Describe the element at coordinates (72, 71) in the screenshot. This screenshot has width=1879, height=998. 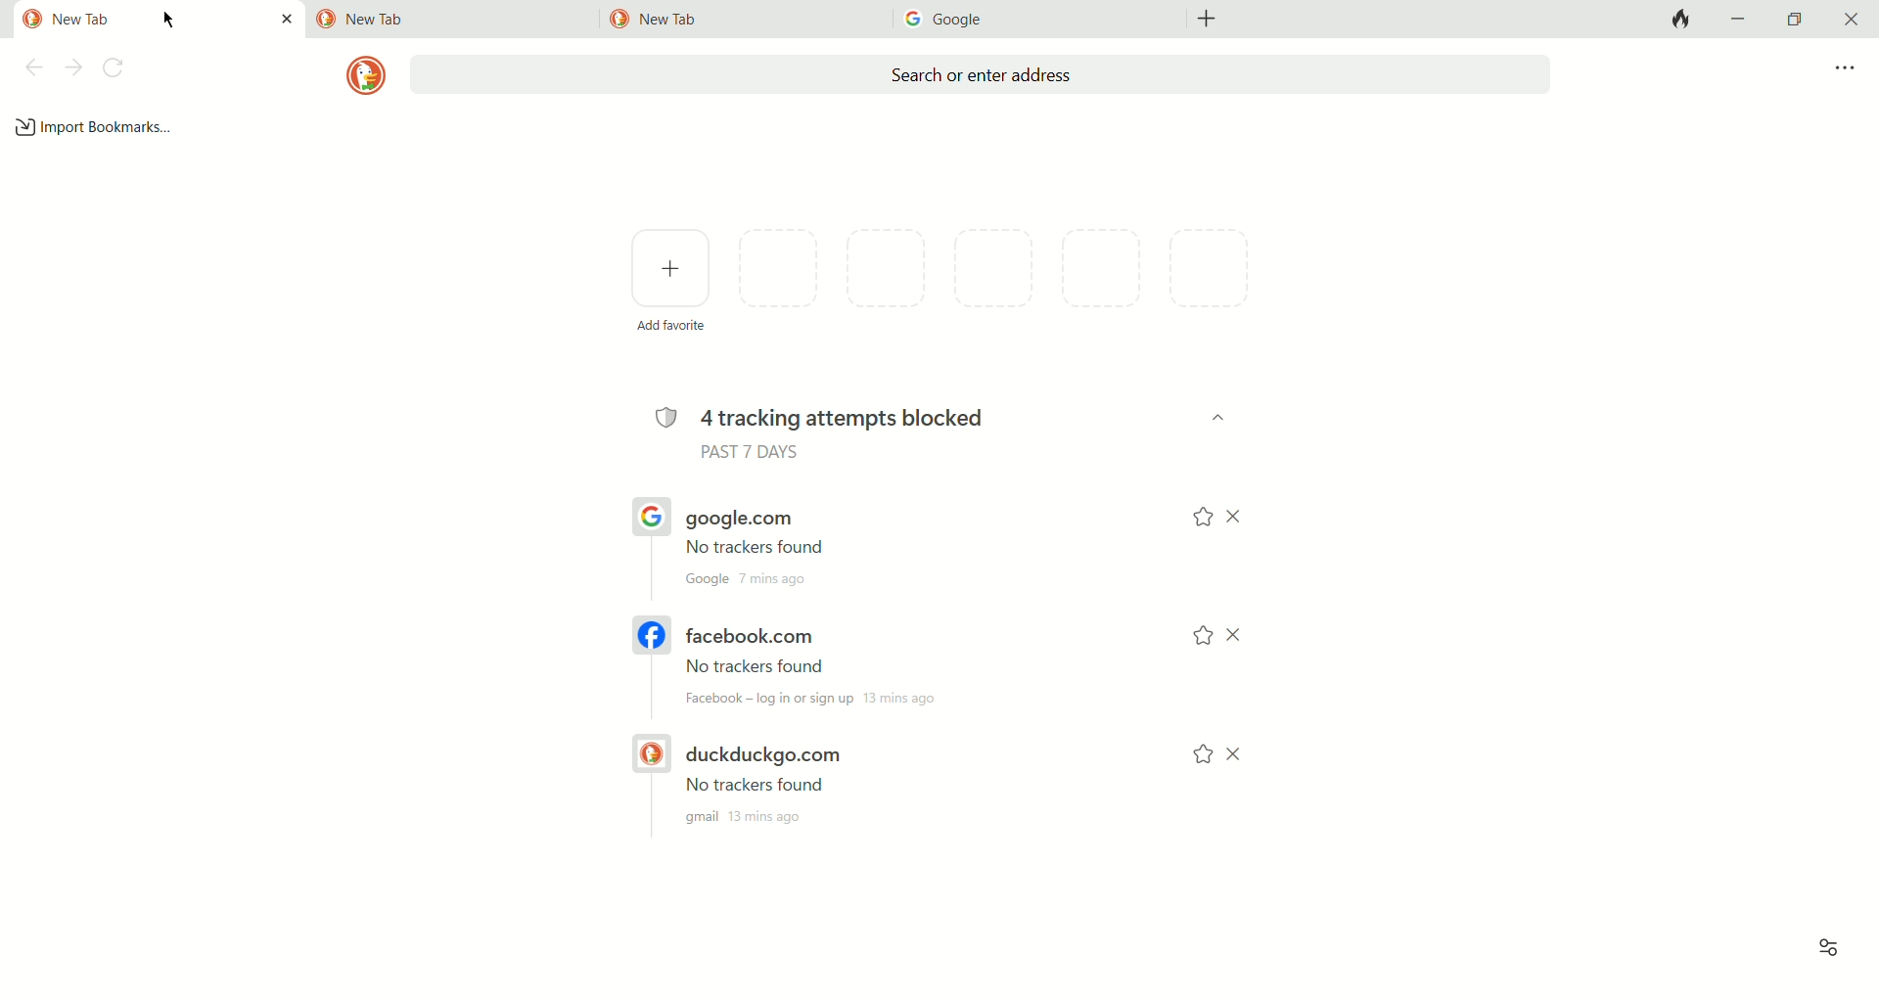
I see `next` at that location.